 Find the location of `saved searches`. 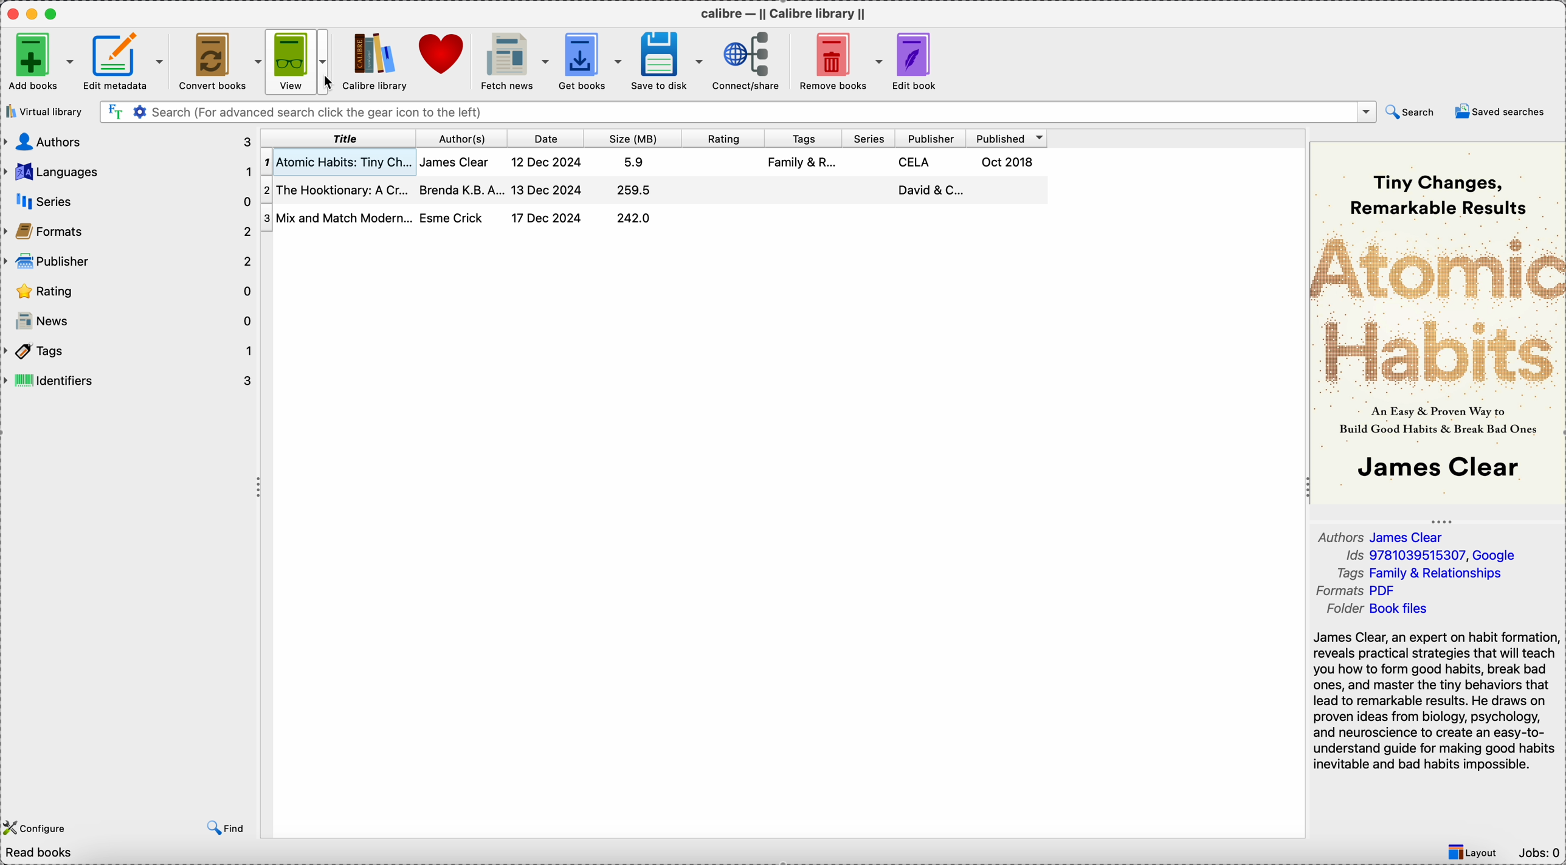

saved searches is located at coordinates (1499, 112).